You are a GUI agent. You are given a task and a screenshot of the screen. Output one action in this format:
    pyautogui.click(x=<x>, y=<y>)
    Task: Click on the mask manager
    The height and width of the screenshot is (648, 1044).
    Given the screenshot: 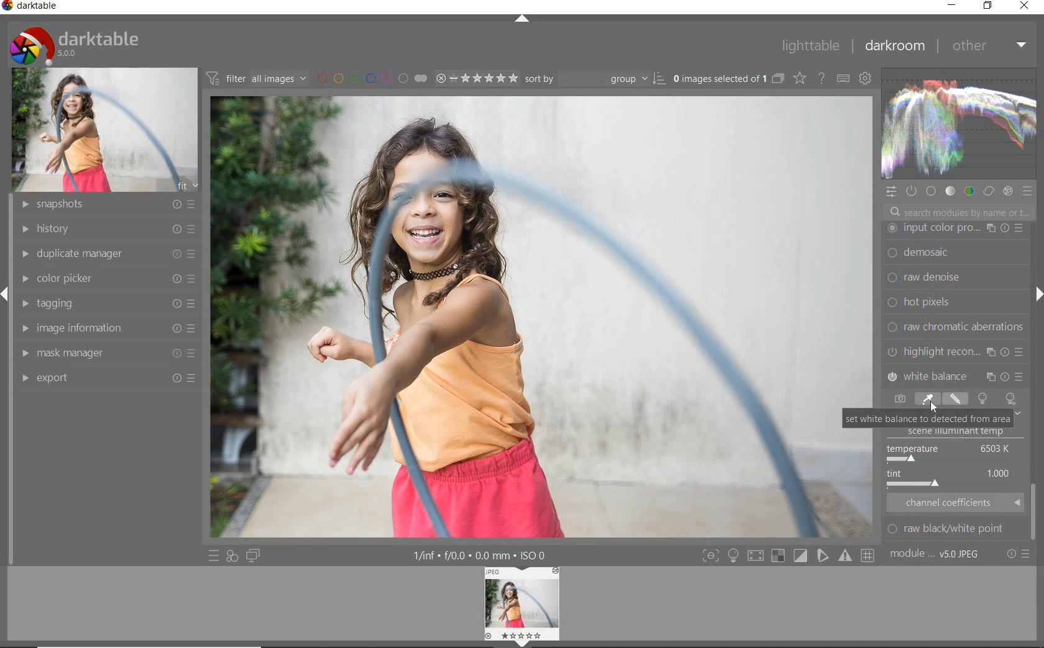 What is the action you would take?
    pyautogui.click(x=106, y=350)
    